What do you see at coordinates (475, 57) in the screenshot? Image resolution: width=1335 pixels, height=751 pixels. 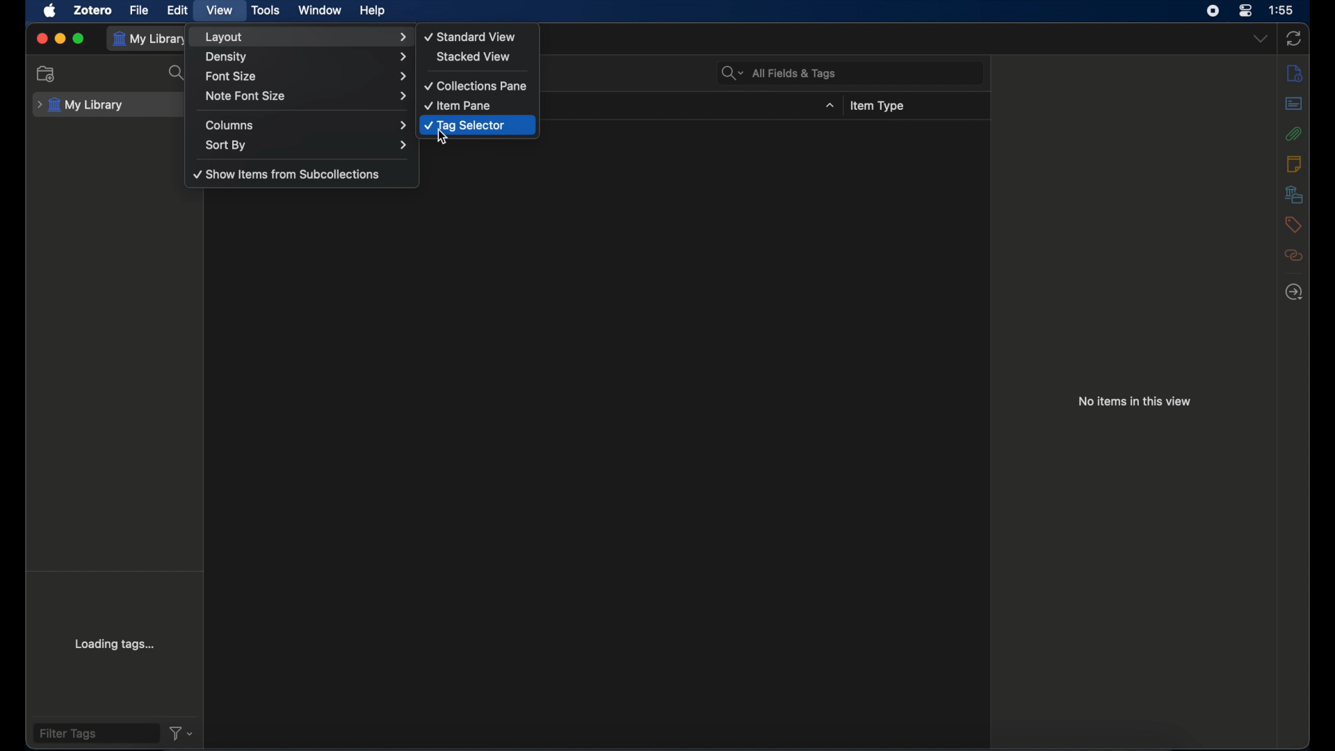 I see `stacked view` at bounding box center [475, 57].